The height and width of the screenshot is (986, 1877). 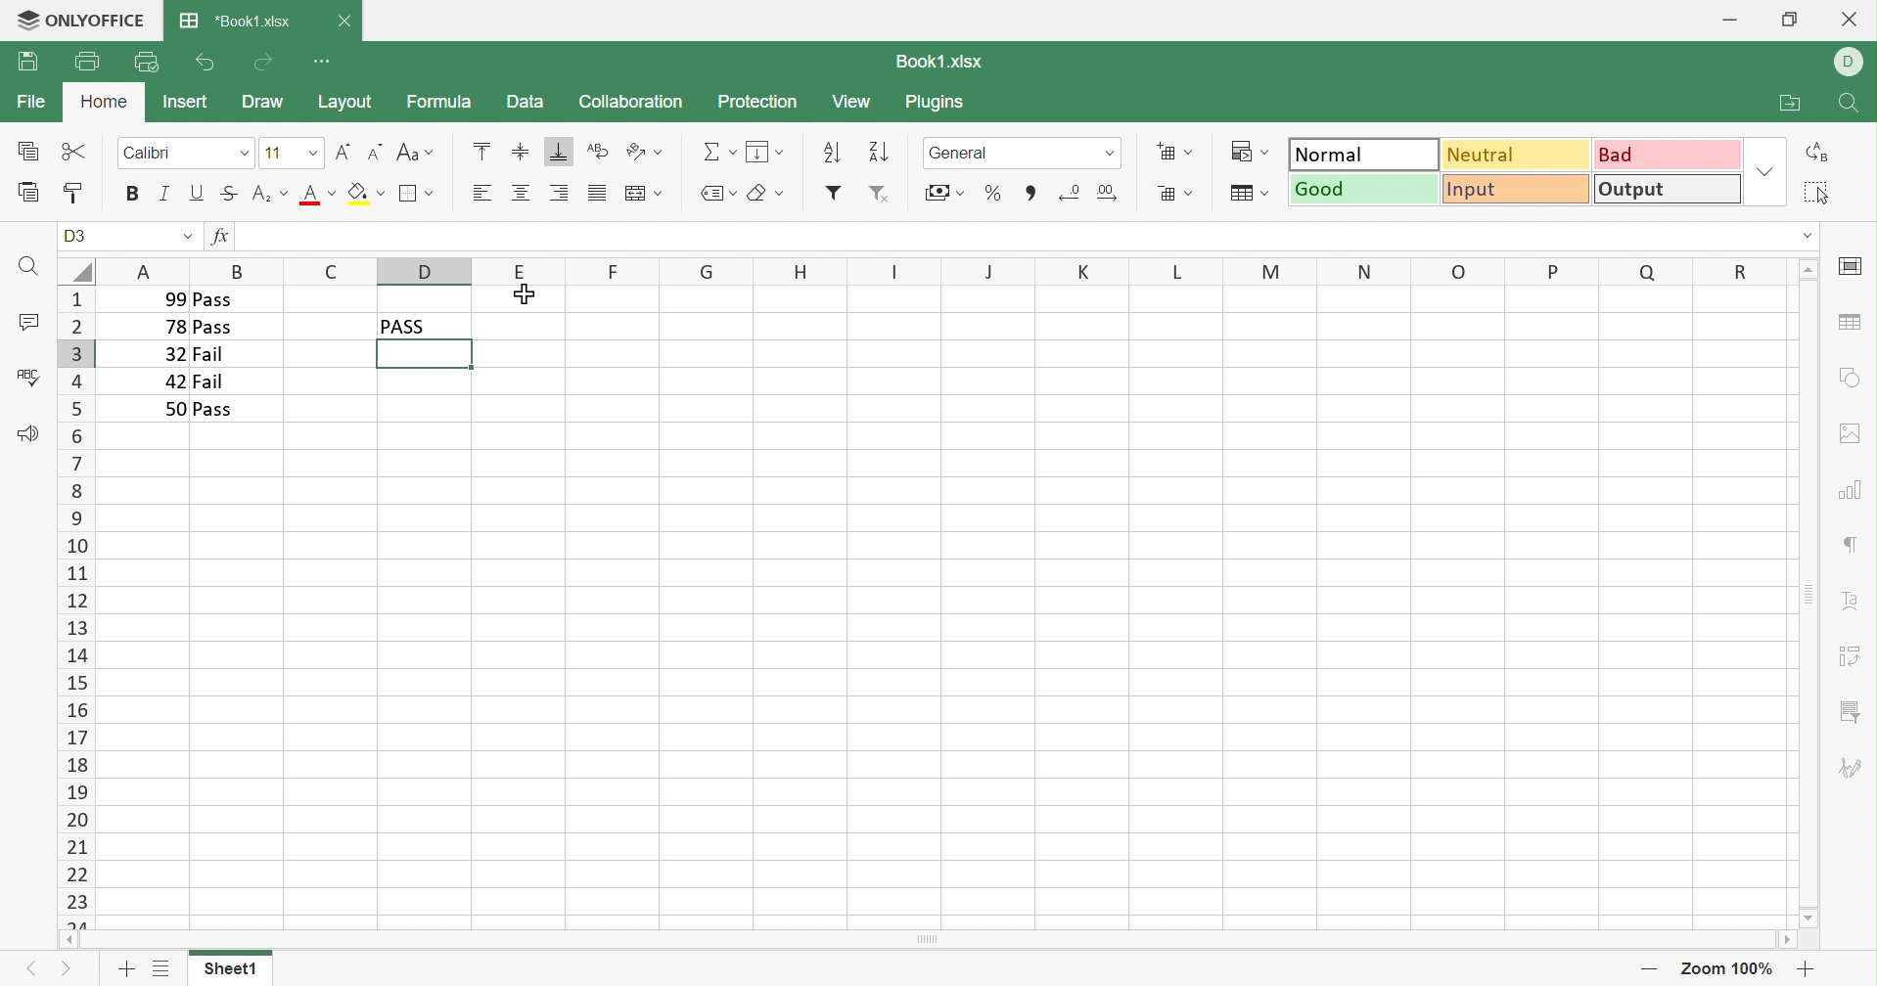 I want to click on Insert, so click(x=184, y=101).